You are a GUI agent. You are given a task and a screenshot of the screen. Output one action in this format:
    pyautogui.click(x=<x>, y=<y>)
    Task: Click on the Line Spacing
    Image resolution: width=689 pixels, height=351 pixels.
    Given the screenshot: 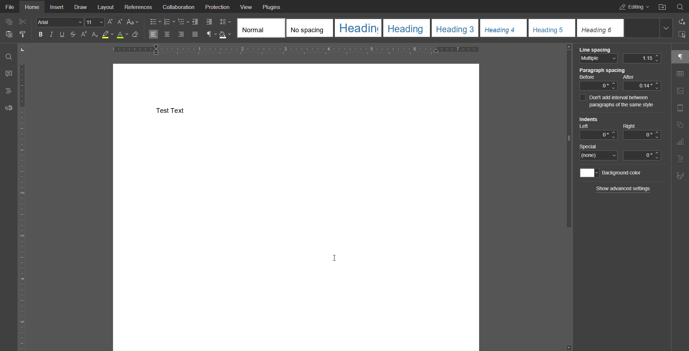 What is the action you would take?
    pyautogui.click(x=225, y=21)
    